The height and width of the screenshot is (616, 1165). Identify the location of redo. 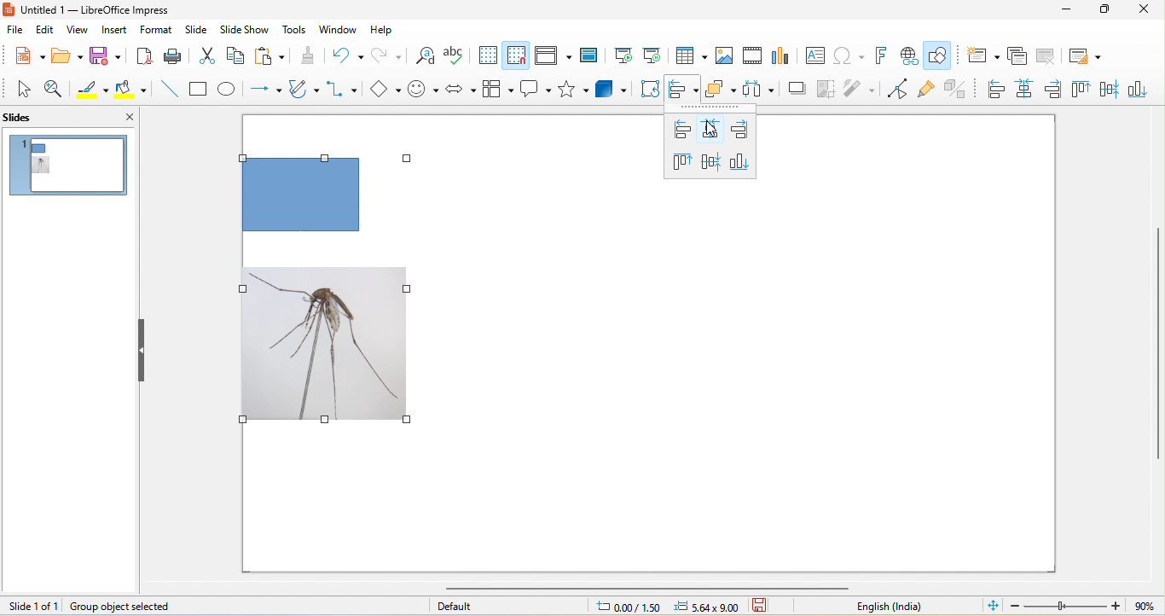
(389, 55).